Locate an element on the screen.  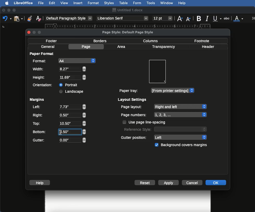
Borders is located at coordinates (100, 41).